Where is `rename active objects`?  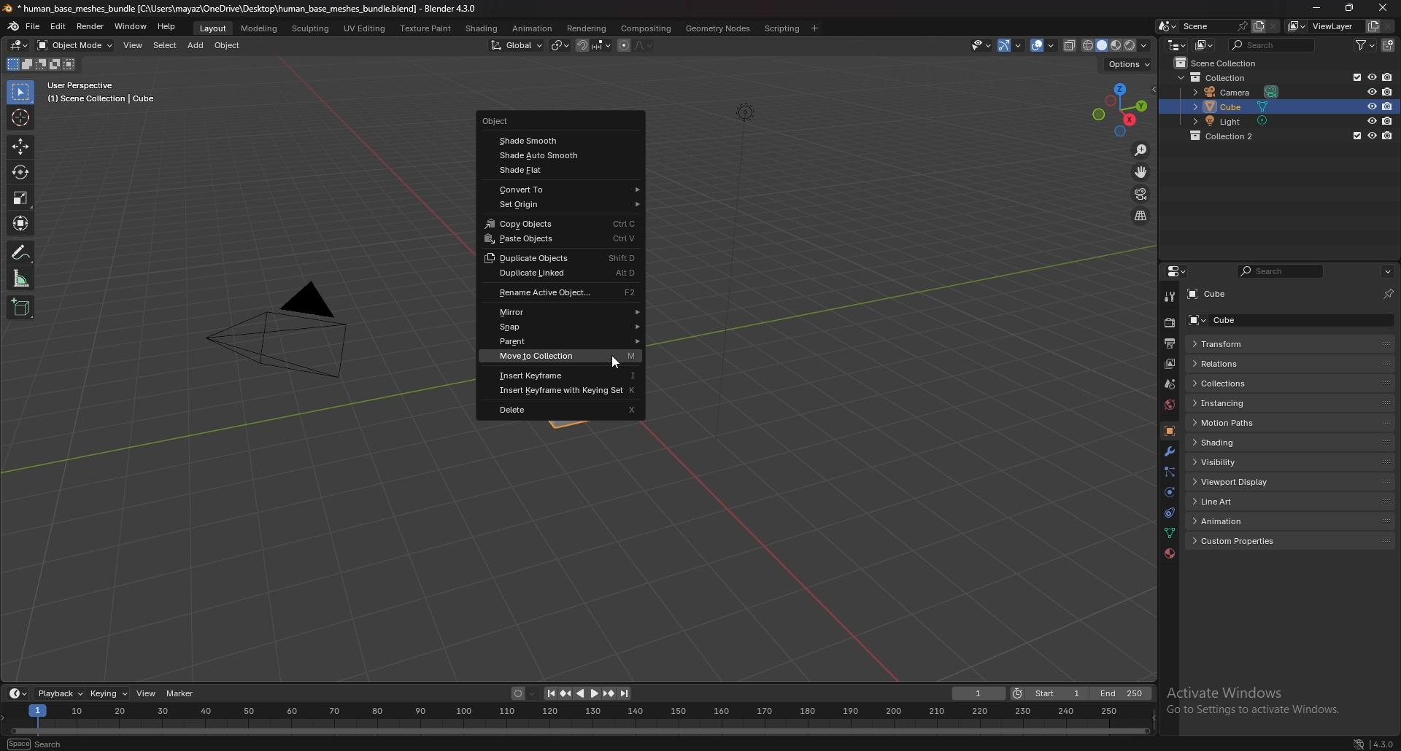 rename active objects is located at coordinates (564, 292).